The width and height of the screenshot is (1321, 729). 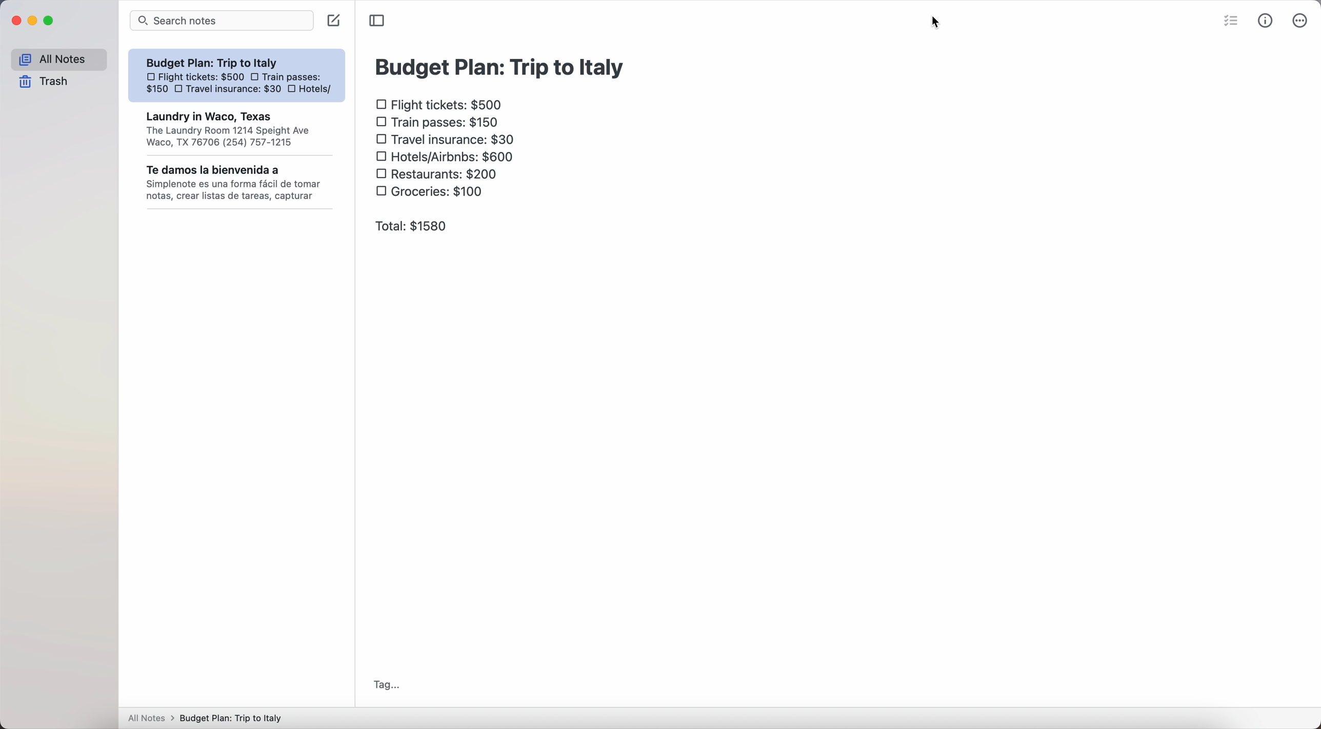 What do you see at coordinates (34, 21) in the screenshot?
I see `minimize Simplenote` at bounding box center [34, 21].